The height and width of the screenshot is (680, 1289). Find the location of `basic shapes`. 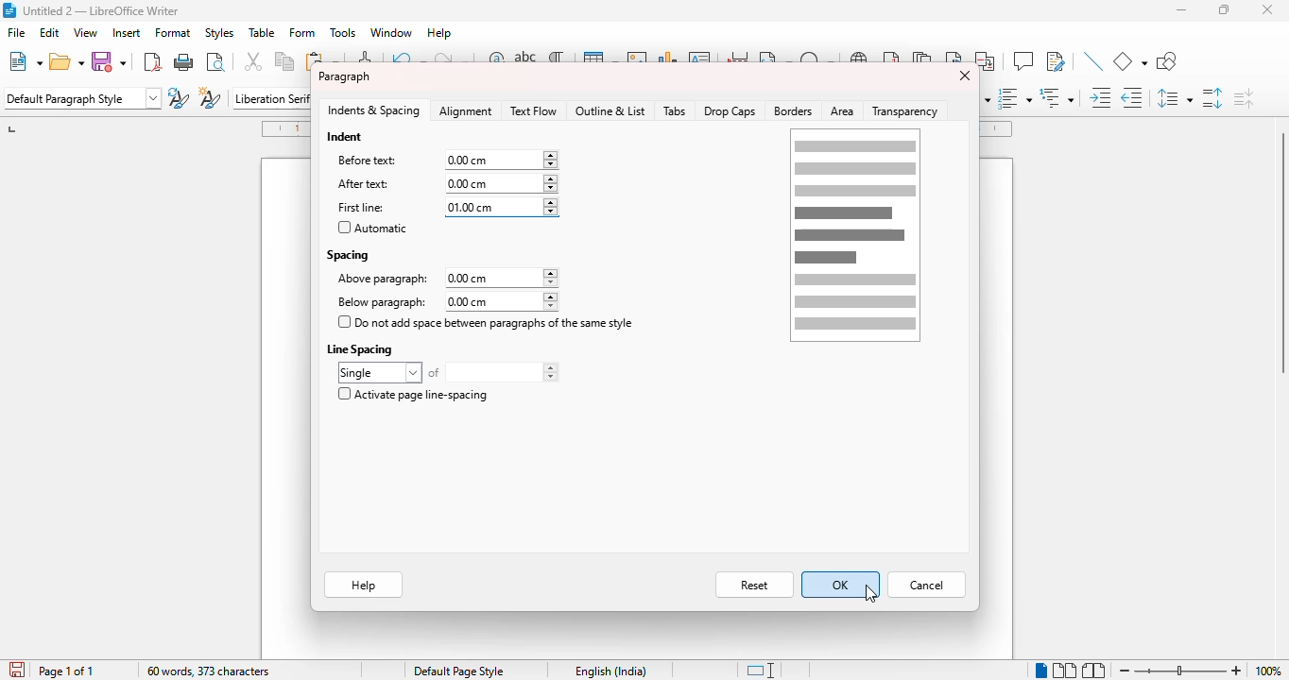

basic shapes is located at coordinates (1130, 61).